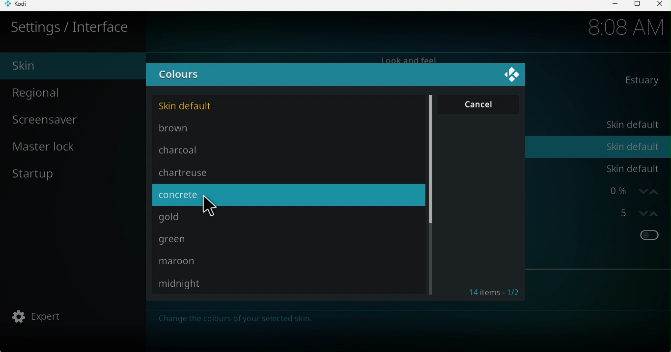  What do you see at coordinates (289, 105) in the screenshot?
I see `Skin default` at bounding box center [289, 105].